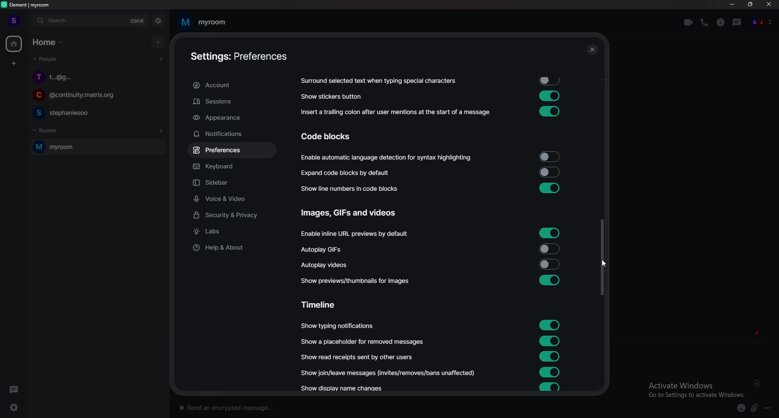 The image size is (779, 418). What do you see at coordinates (338, 326) in the screenshot?
I see `show typing notification` at bounding box center [338, 326].